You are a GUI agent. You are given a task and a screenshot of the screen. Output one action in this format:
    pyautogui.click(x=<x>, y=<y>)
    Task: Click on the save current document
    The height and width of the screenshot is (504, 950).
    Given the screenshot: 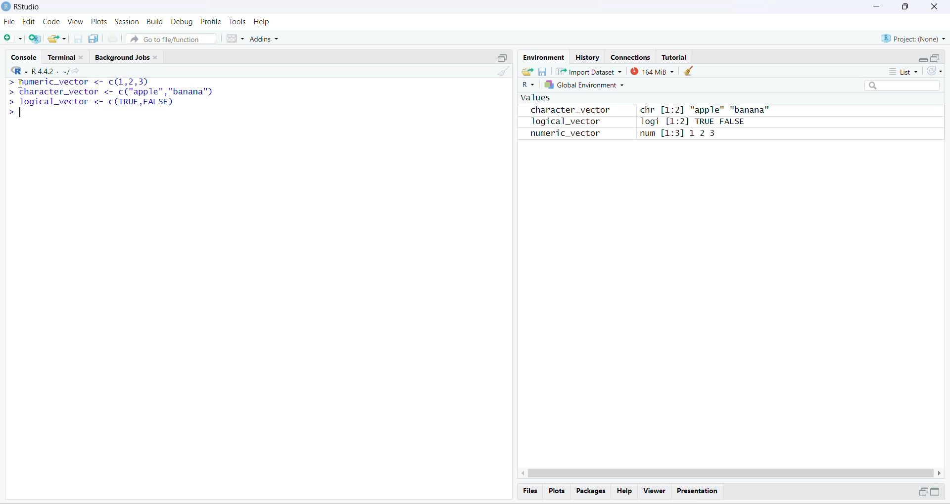 What is the action you would take?
    pyautogui.click(x=78, y=39)
    